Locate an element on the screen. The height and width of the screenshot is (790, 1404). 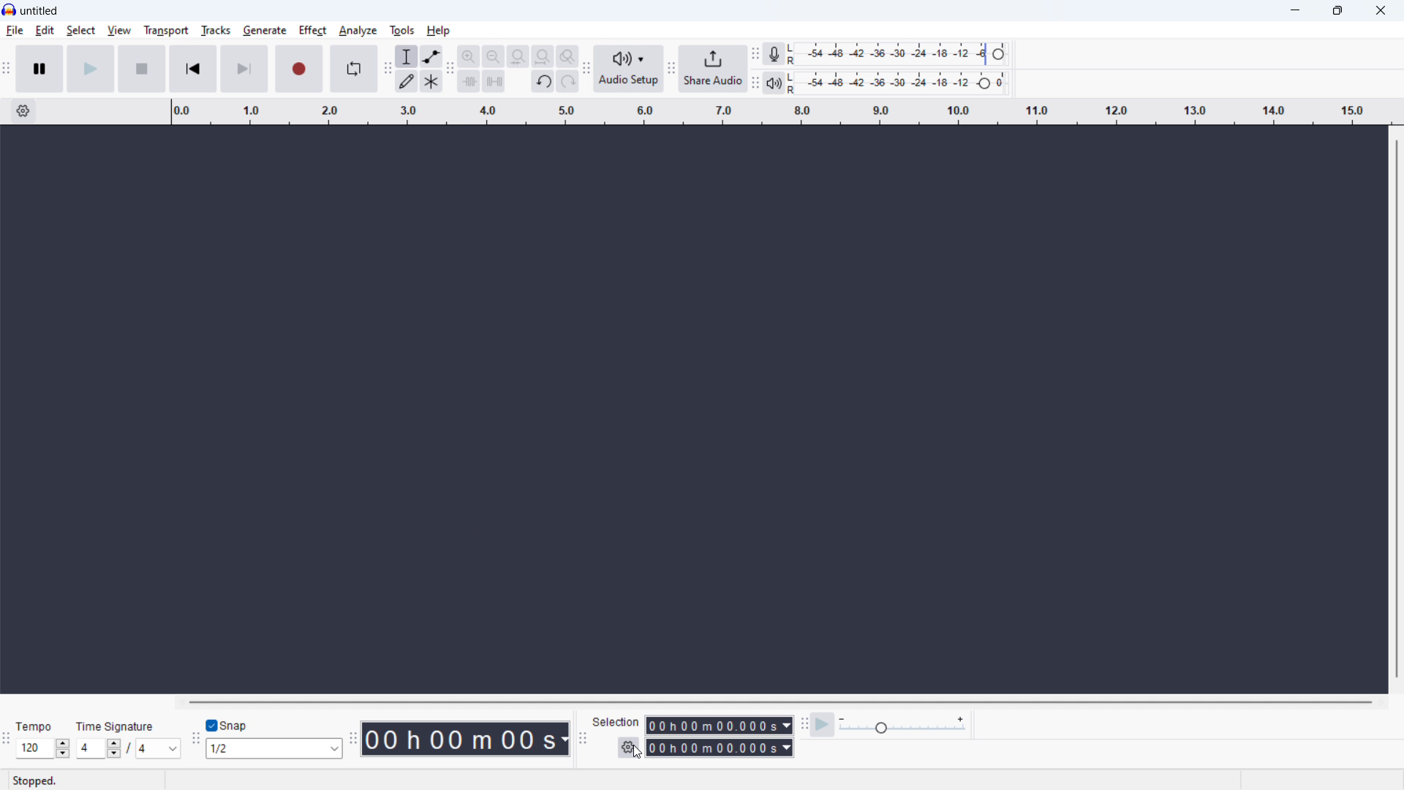
envelop tool is located at coordinates (433, 56).